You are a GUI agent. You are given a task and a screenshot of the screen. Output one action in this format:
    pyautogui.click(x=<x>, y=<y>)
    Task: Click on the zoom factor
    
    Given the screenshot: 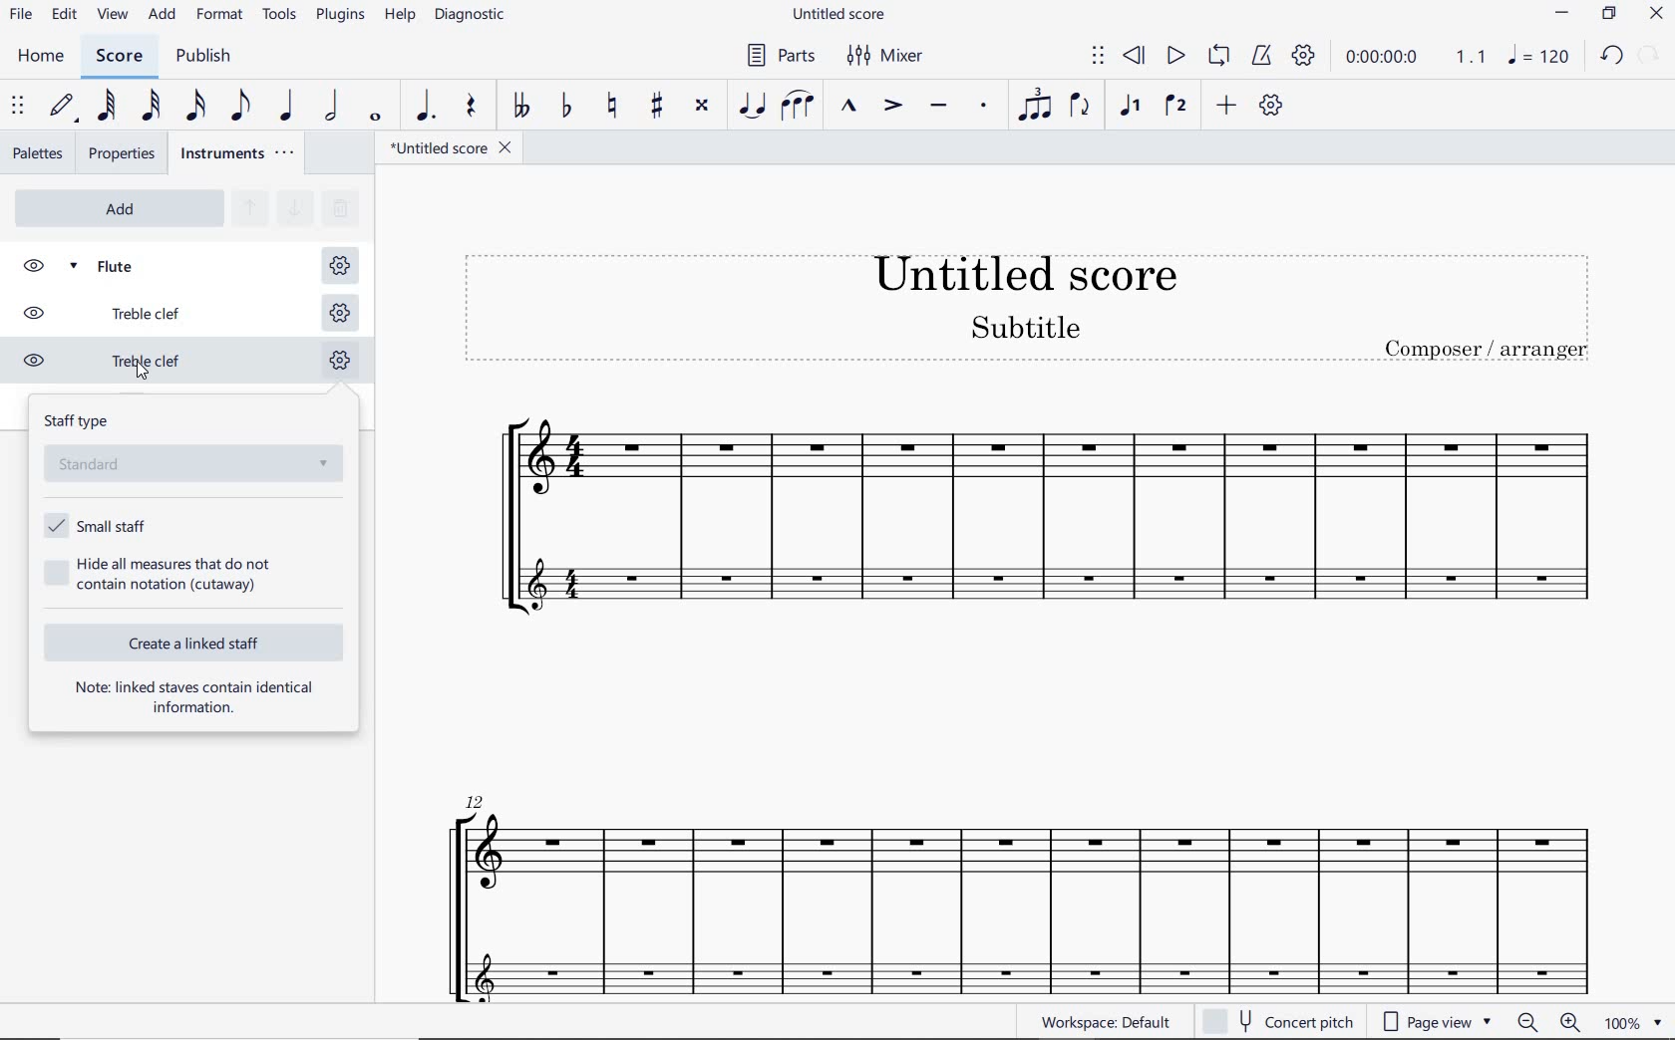 What is the action you would take?
    pyautogui.click(x=1631, y=1023)
    